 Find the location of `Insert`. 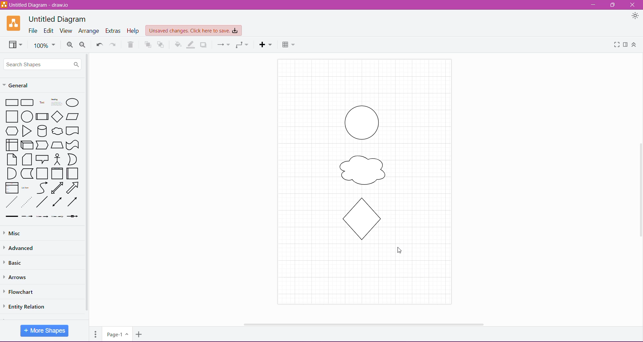

Insert is located at coordinates (266, 45).